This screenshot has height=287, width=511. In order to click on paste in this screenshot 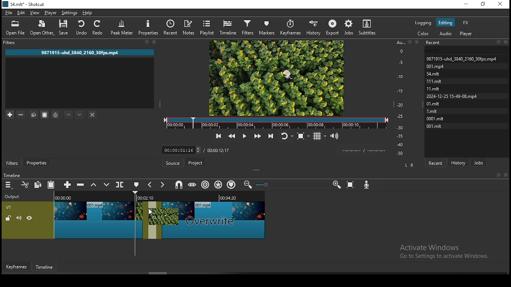, I will do `click(44, 115)`.